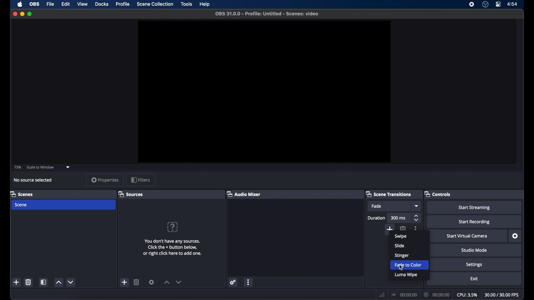 The height and width of the screenshot is (300, 534). Describe the element at coordinates (267, 14) in the screenshot. I see `file name` at that location.